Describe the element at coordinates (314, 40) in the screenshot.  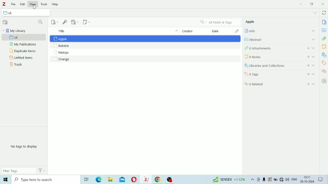
I see `expand` at that location.